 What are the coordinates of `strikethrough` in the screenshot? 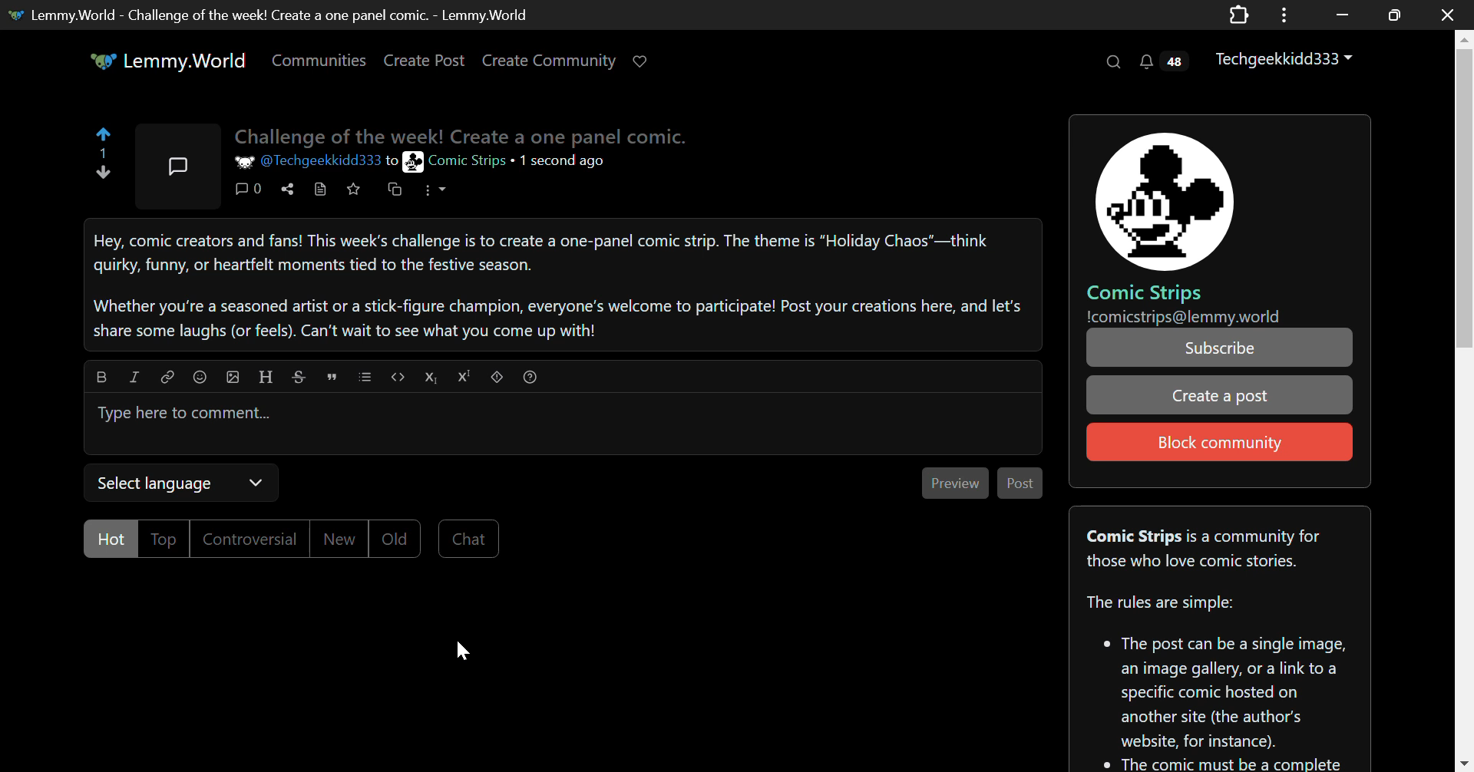 It's located at (299, 376).